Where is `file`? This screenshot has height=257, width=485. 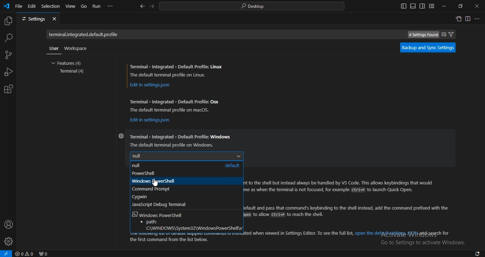
file is located at coordinates (19, 7).